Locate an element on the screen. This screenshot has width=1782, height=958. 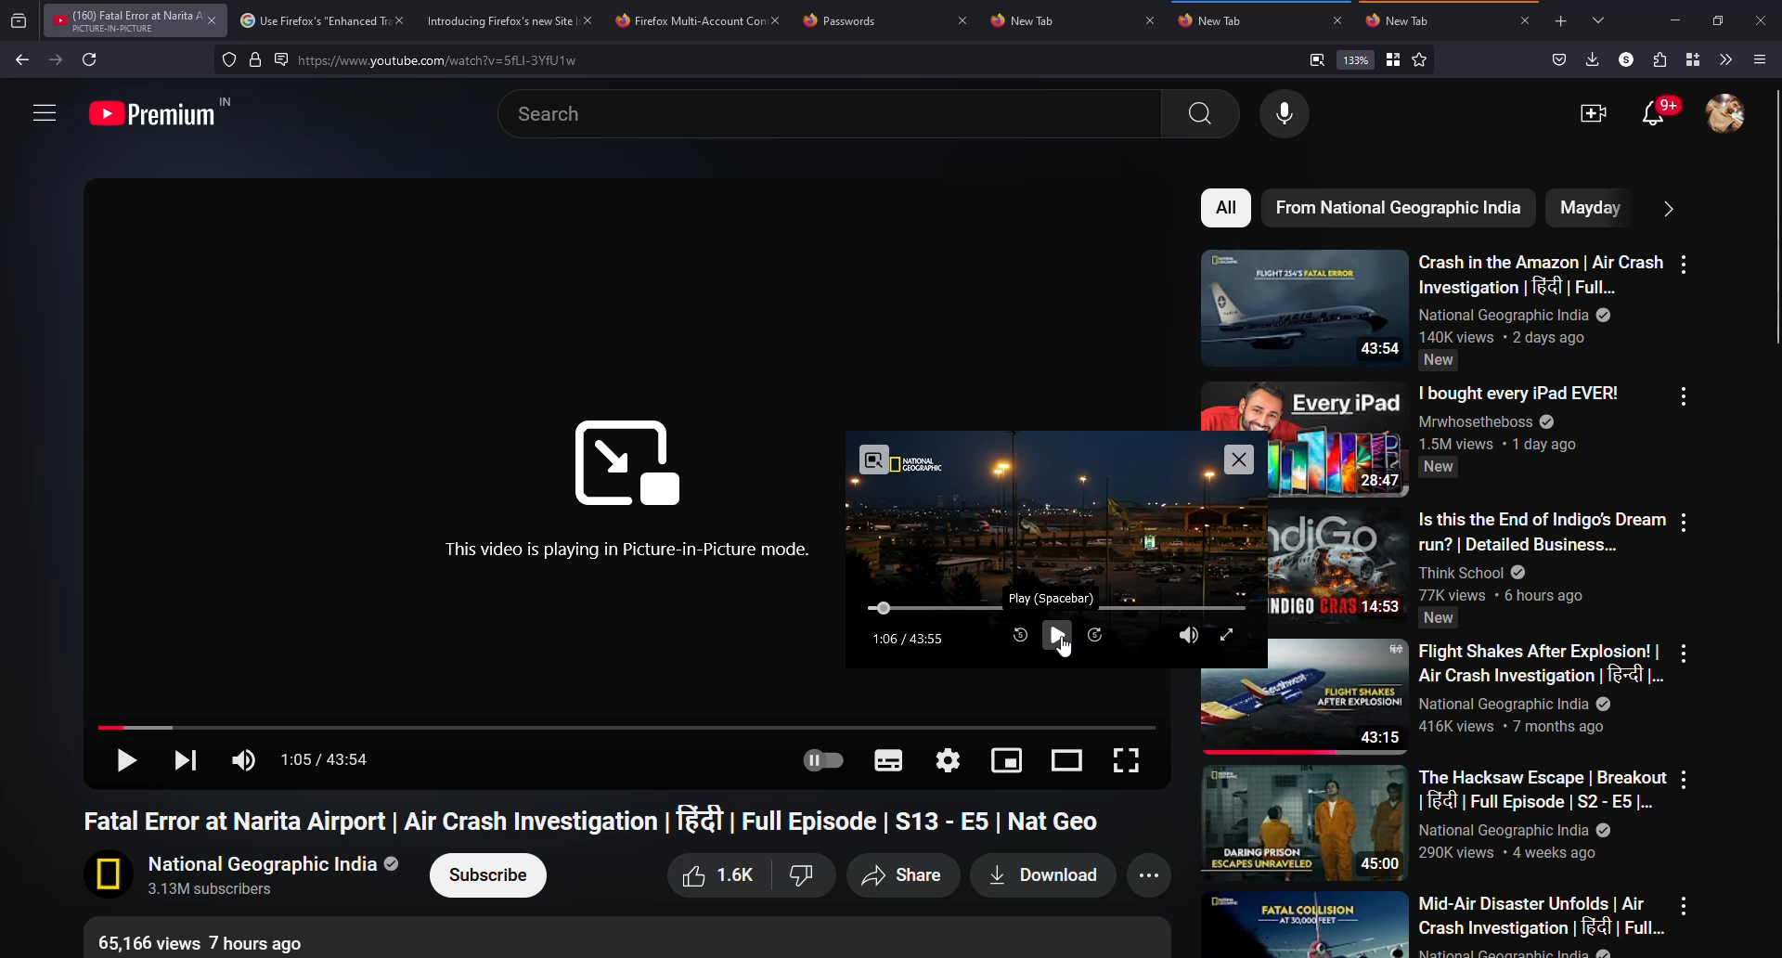
like is located at coordinates (715, 876).